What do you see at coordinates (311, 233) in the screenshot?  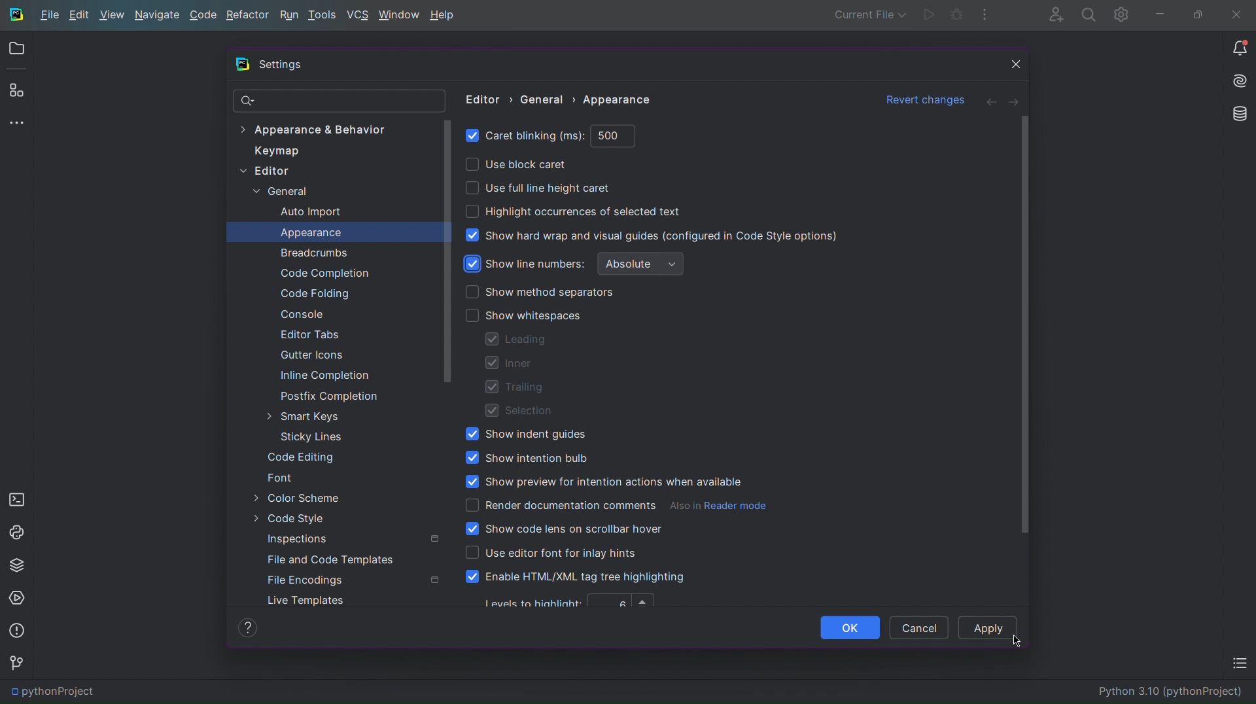 I see `Appearance` at bounding box center [311, 233].